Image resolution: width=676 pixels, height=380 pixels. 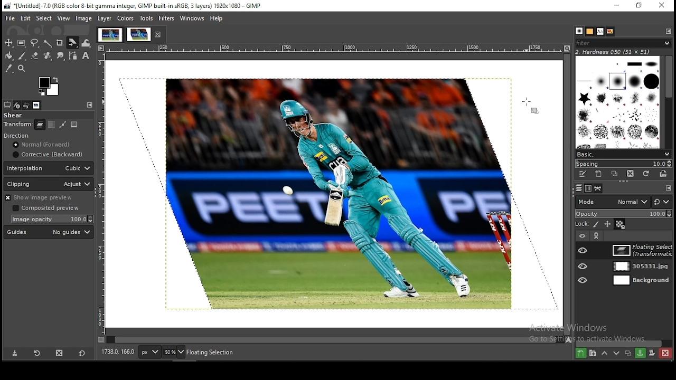 What do you see at coordinates (529, 106) in the screenshot?
I see `mouse pointer` at bounding box center [529, 106].